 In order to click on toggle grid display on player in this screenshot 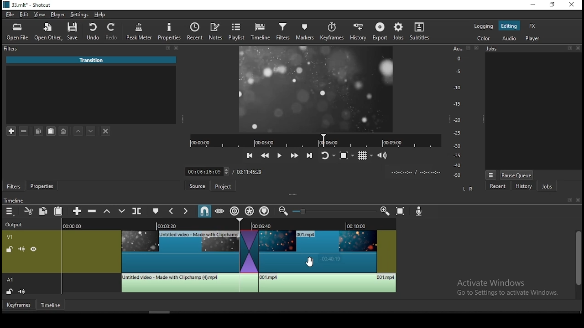, I will do `click(366, 154)`.